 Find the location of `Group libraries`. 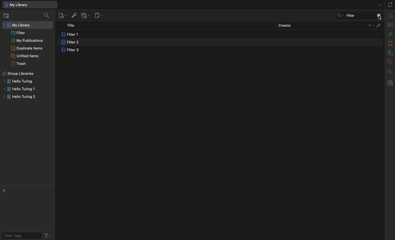

Group libraries is located at coordinates (18, 74).